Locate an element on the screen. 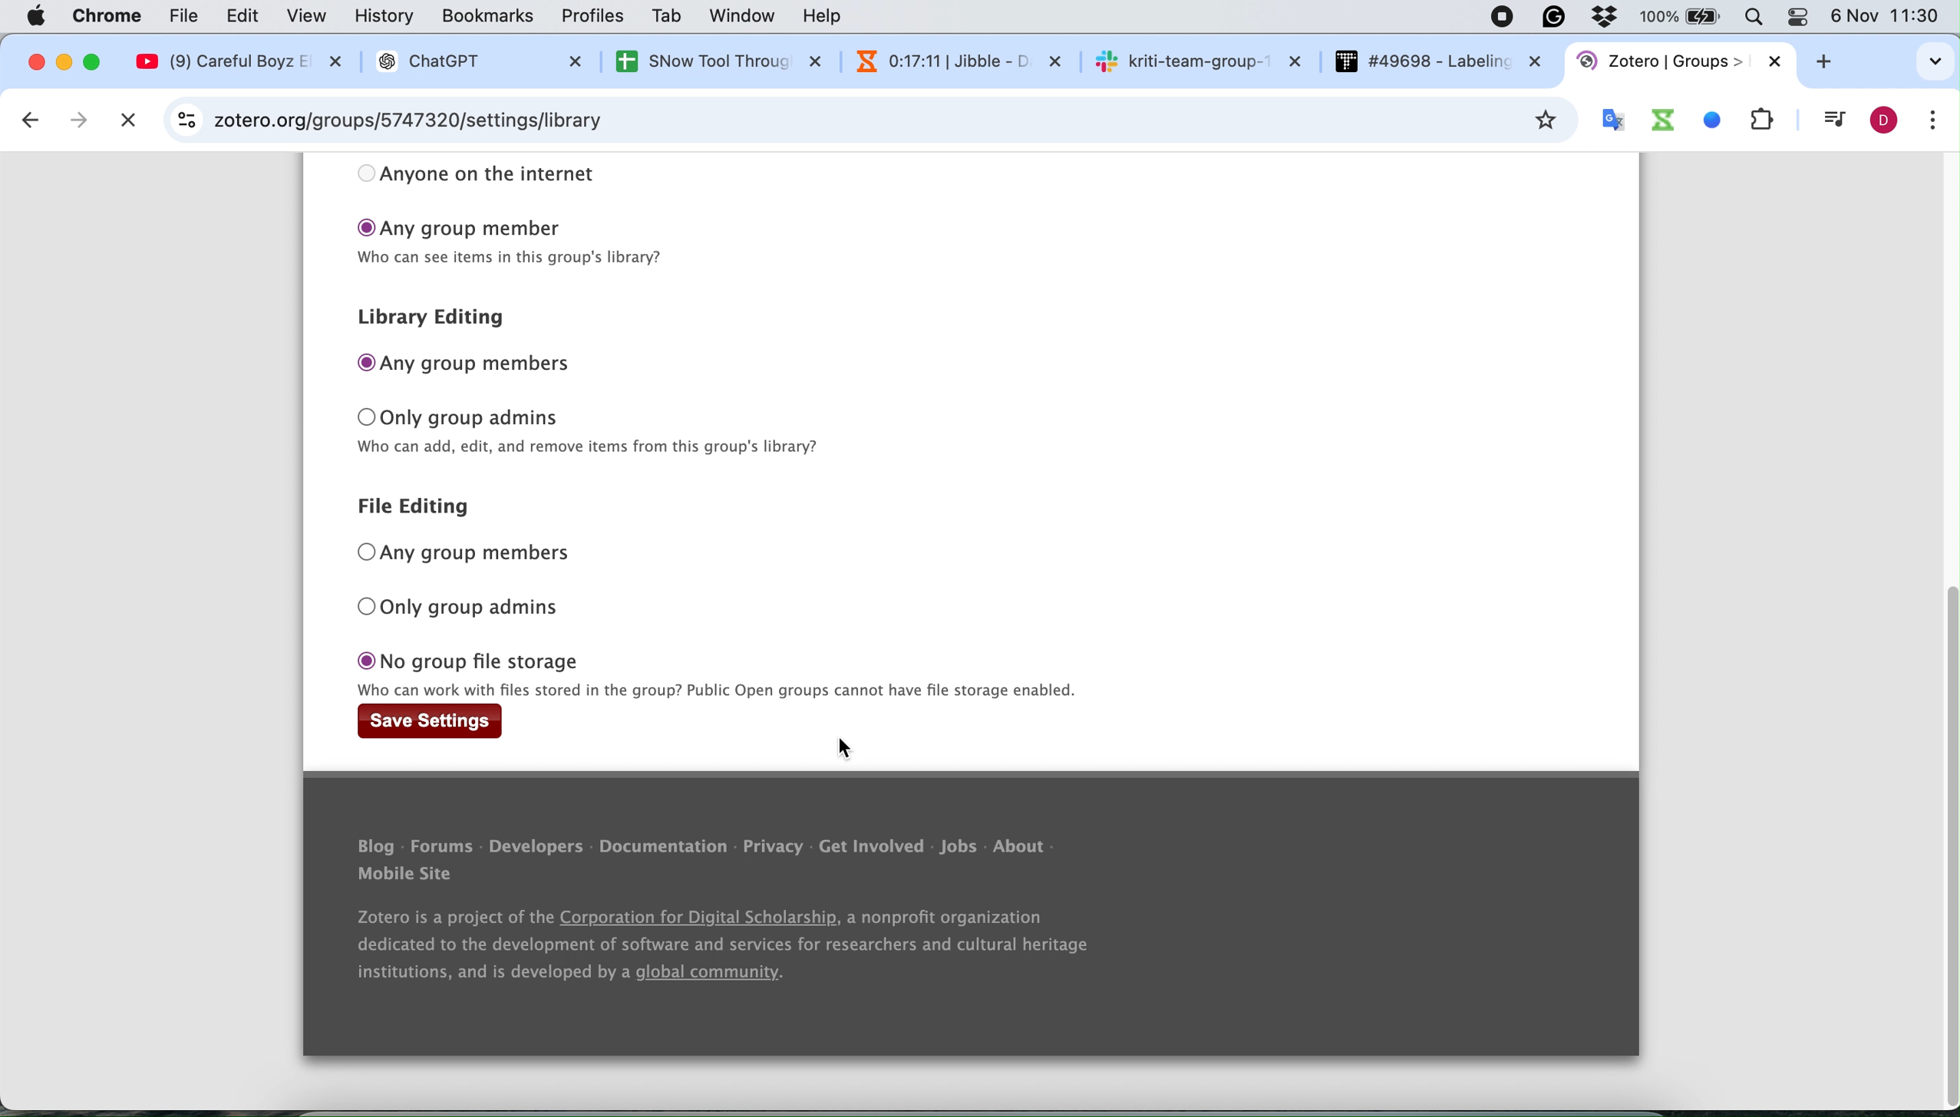 The image size is (1960, 1117). zotero.org/groups/5747320/hihello is located at coordinates (431, 121).